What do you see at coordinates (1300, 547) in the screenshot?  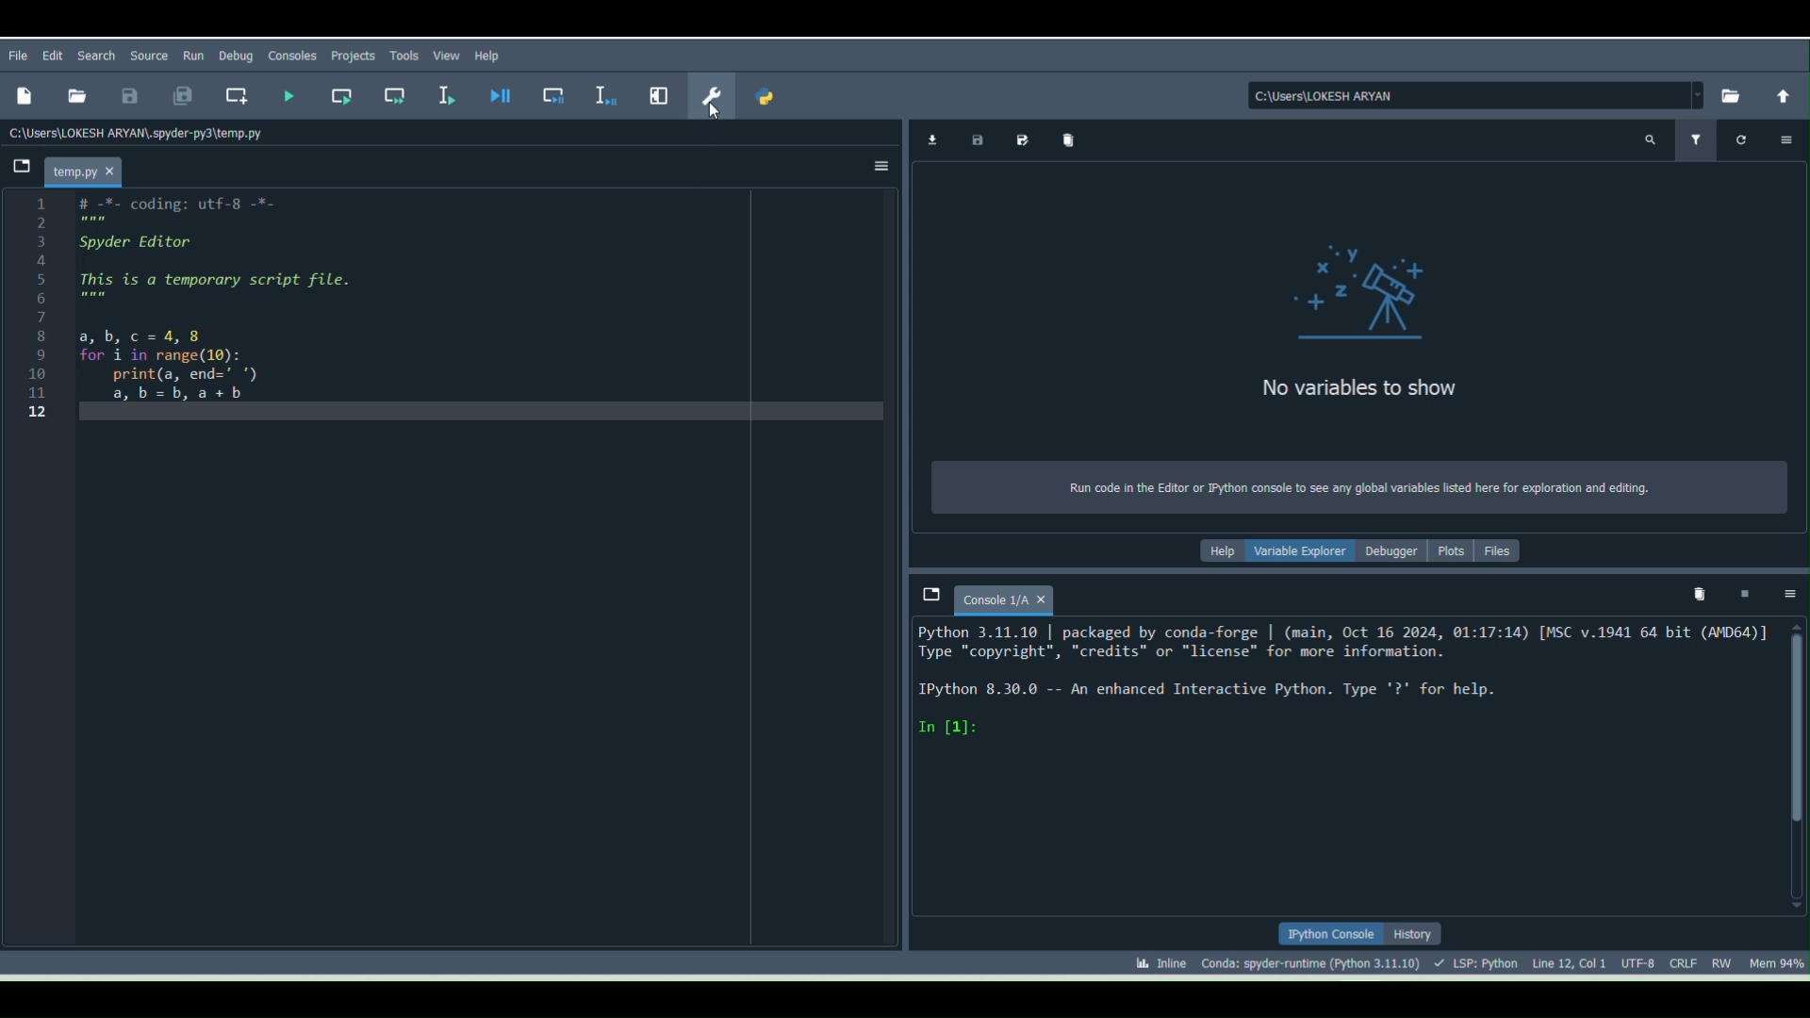 I see `Variable explorer` at bounding box center [1300, 547].